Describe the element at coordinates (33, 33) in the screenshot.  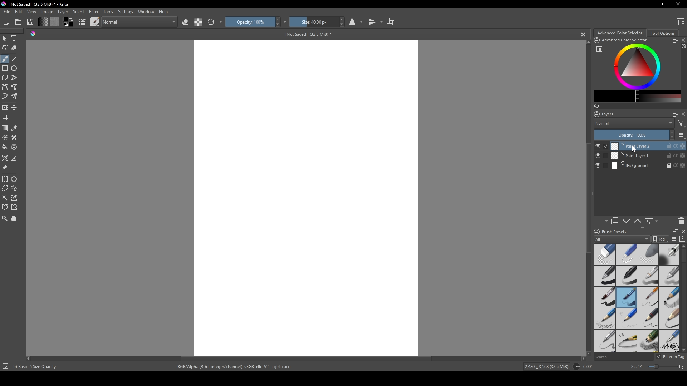
I see `shade` at that location.